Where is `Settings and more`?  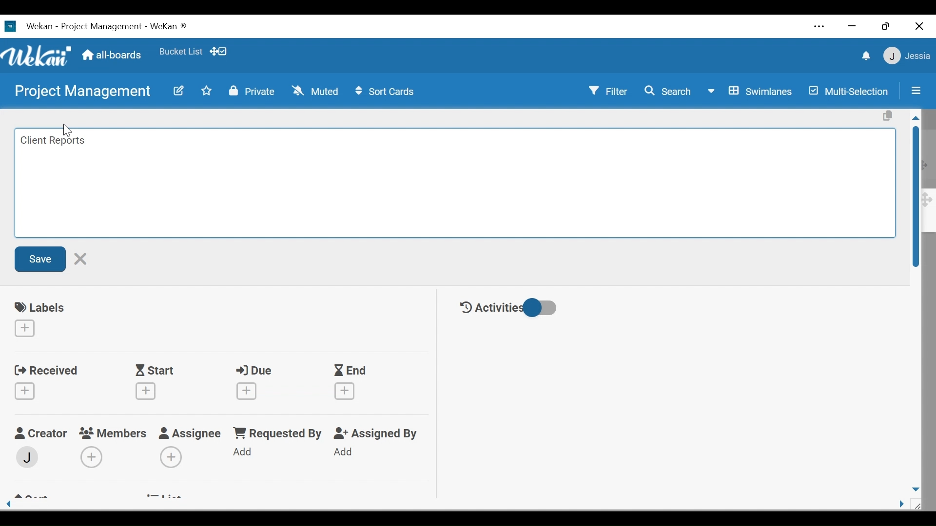 Settings and more is located at coordinates (820, 27).